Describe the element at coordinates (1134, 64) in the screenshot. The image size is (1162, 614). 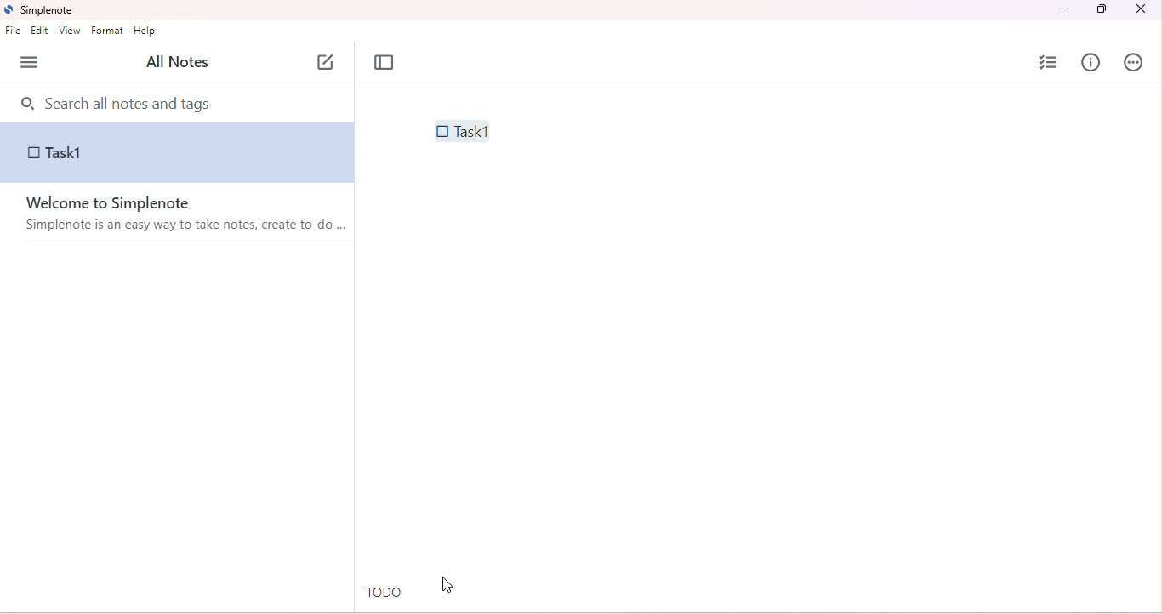
I see `actions` at that location.